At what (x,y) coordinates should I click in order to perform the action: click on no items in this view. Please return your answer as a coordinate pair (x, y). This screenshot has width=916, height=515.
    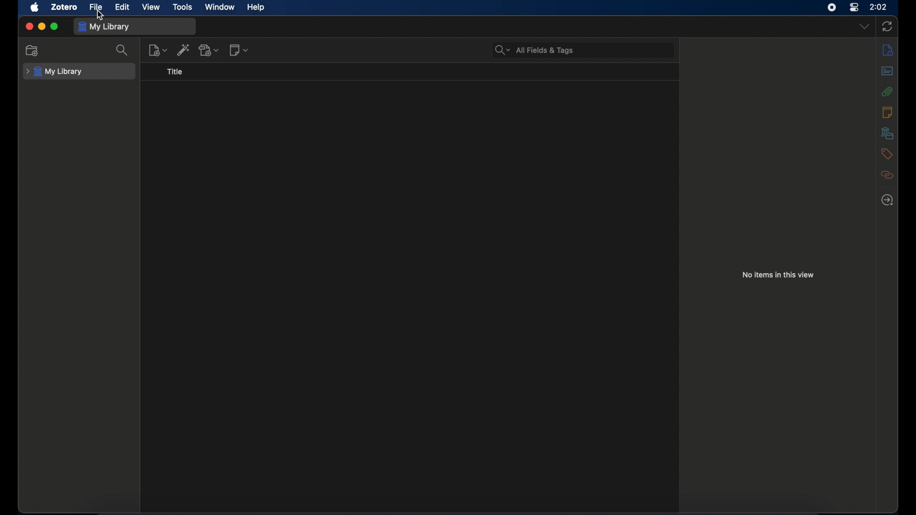
    Looking at the image, I should click on (778, 275).